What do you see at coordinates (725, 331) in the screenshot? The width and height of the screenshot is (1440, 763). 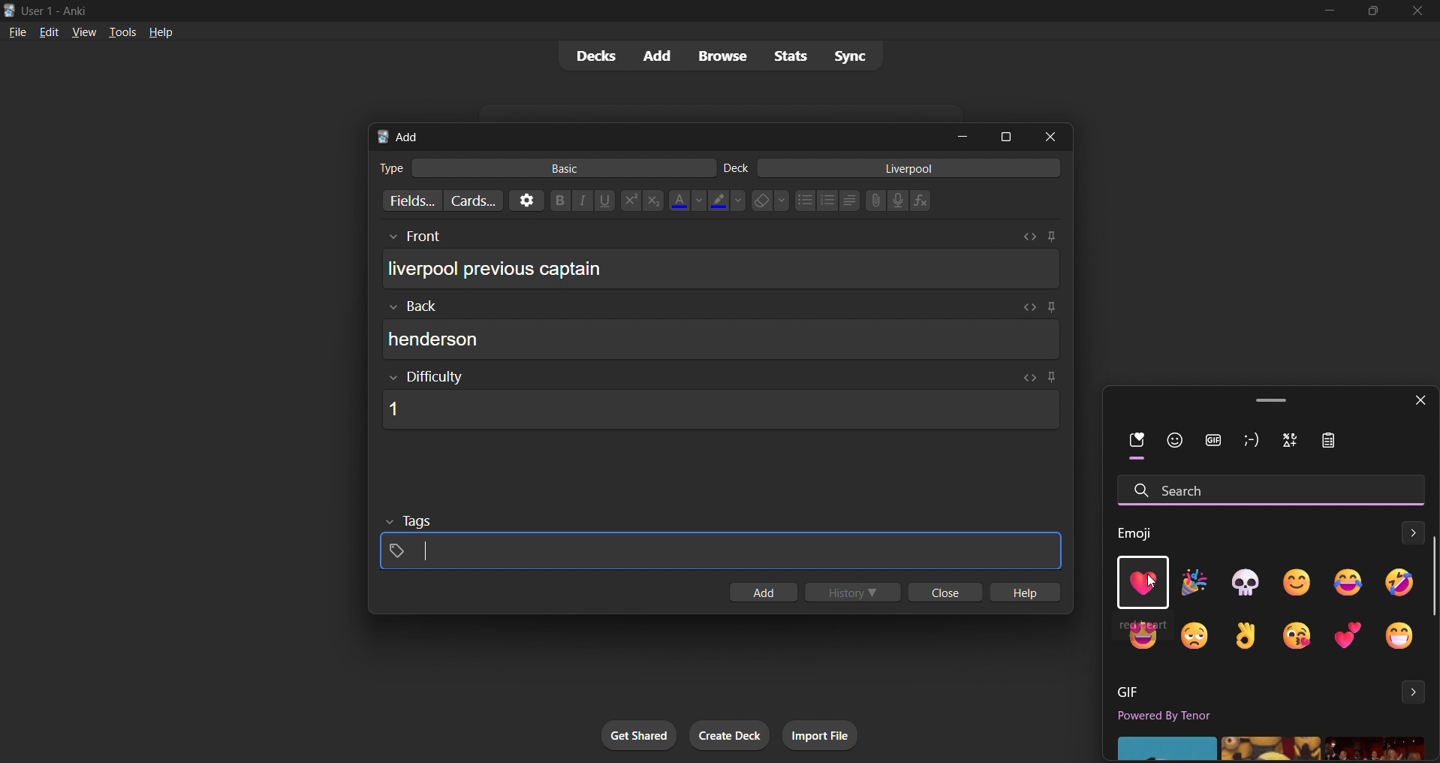 I see `card back input box` at bounding box center [725, 331].